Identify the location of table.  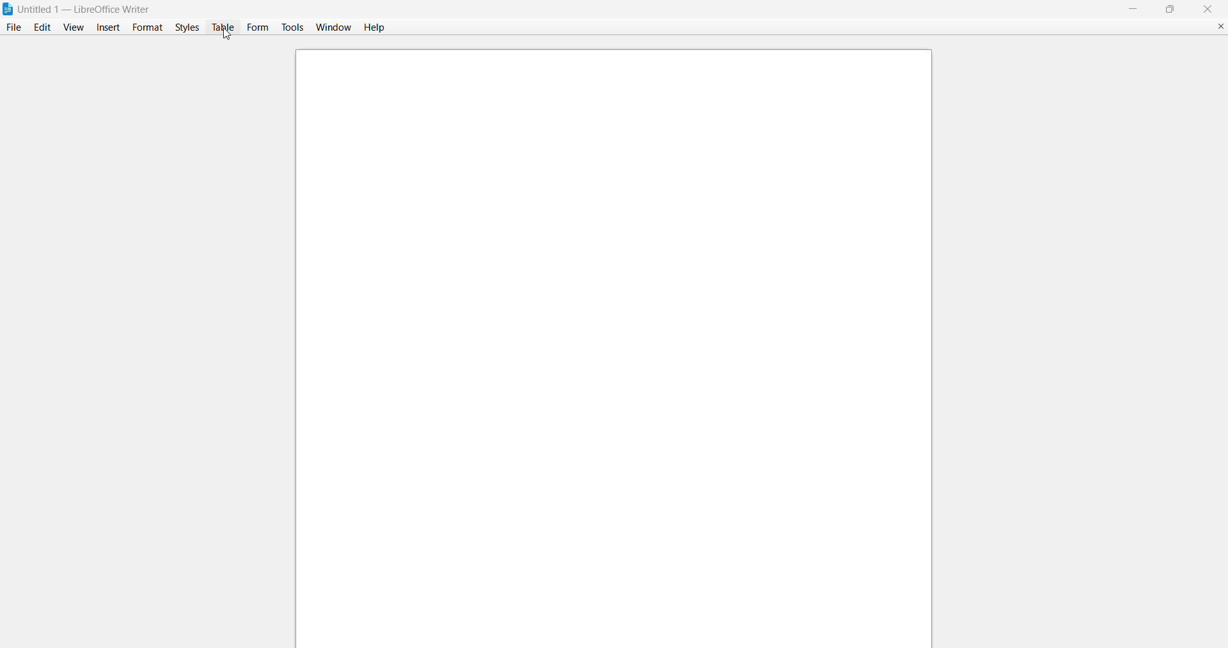
(223, 27).